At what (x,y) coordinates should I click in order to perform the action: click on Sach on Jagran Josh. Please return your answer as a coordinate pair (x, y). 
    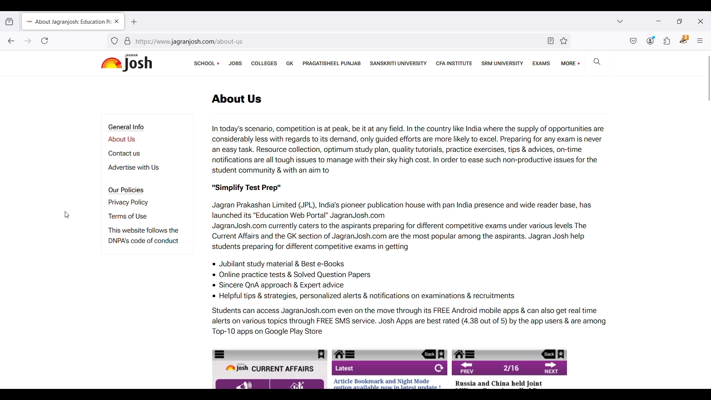
    Looking at the image, I should click on (596, 61).